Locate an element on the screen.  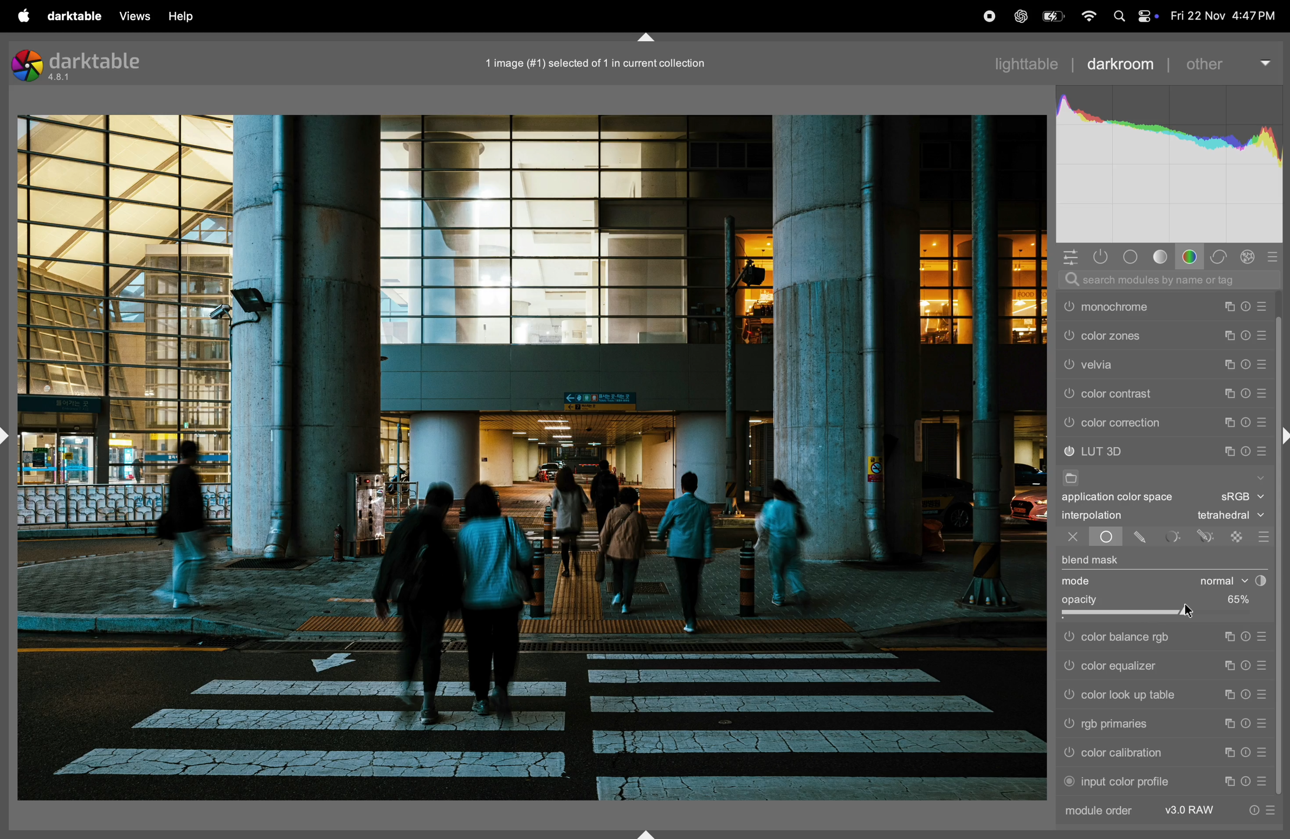
v3 raw is located at coordinates (1192, 811).